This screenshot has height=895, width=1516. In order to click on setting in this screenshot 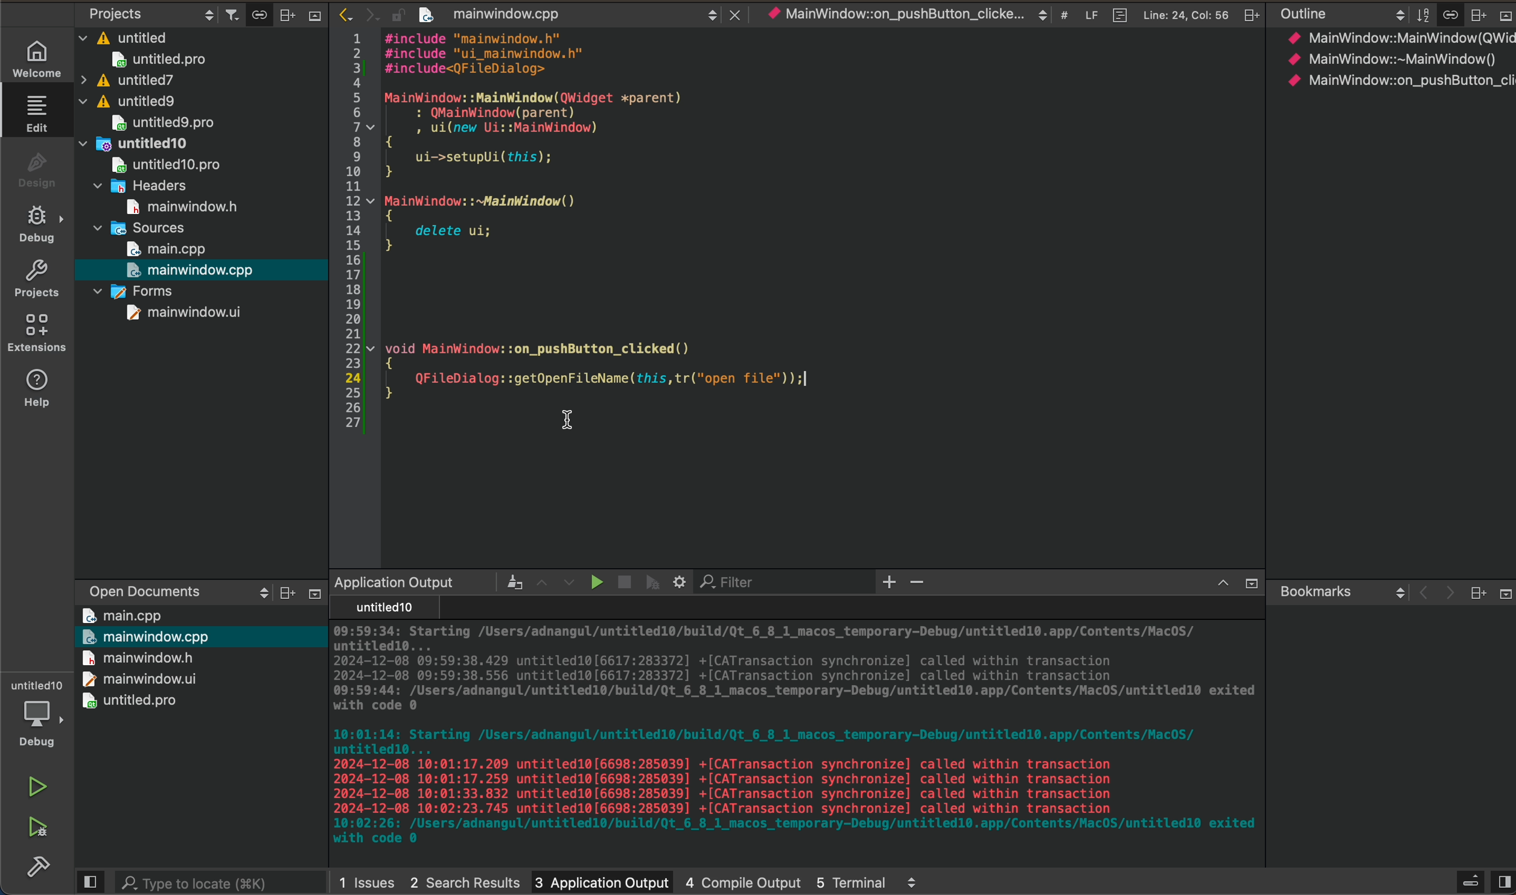, I will do `click(681, 582)`.